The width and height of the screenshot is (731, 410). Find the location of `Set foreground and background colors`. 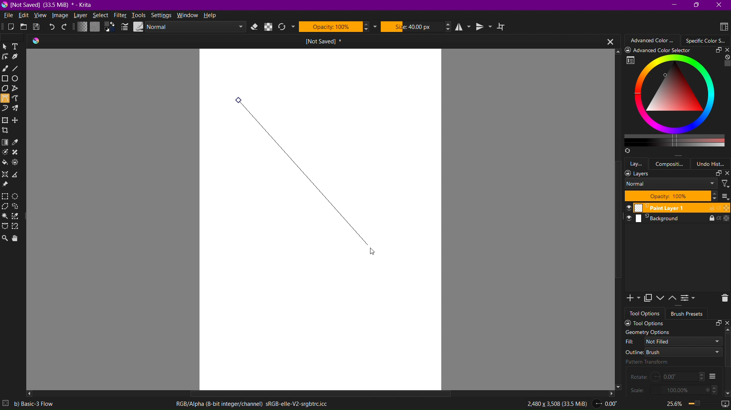

Set foreground and background colors is located at coordinates (110, 27).